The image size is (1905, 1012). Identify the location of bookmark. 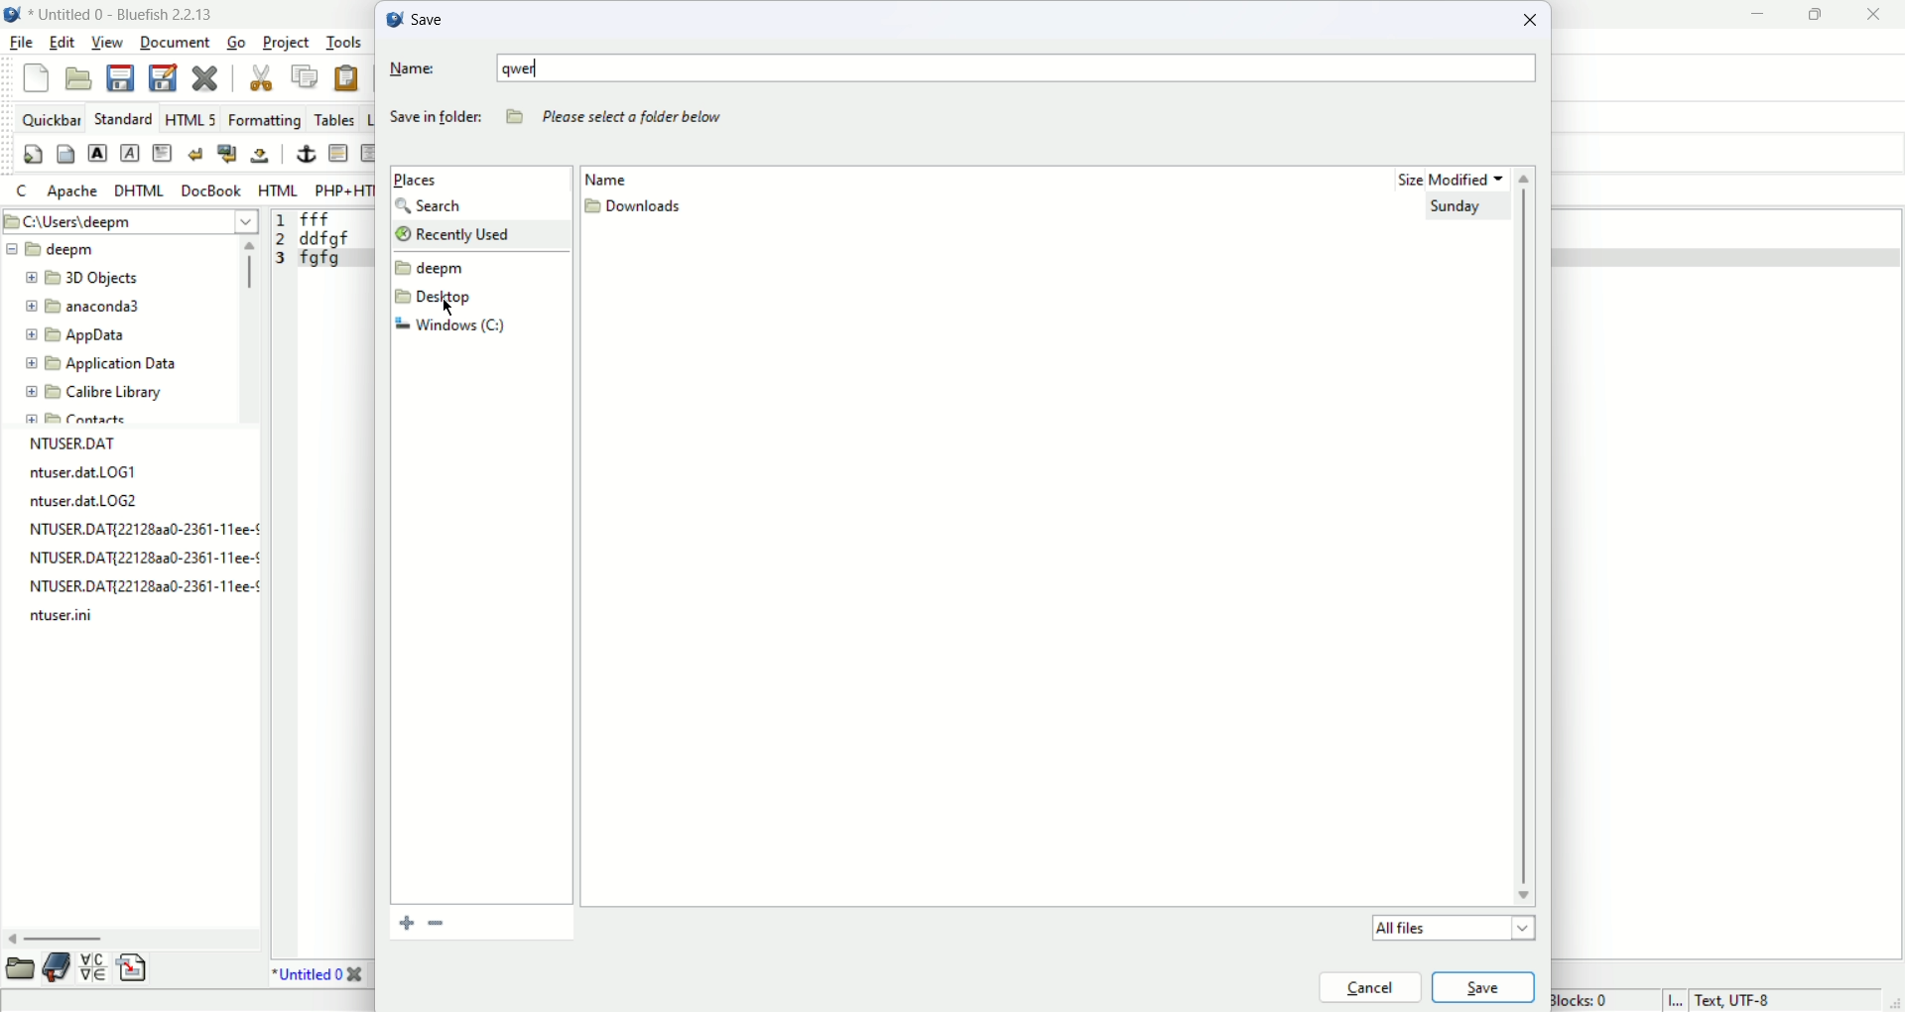
(438, 924).